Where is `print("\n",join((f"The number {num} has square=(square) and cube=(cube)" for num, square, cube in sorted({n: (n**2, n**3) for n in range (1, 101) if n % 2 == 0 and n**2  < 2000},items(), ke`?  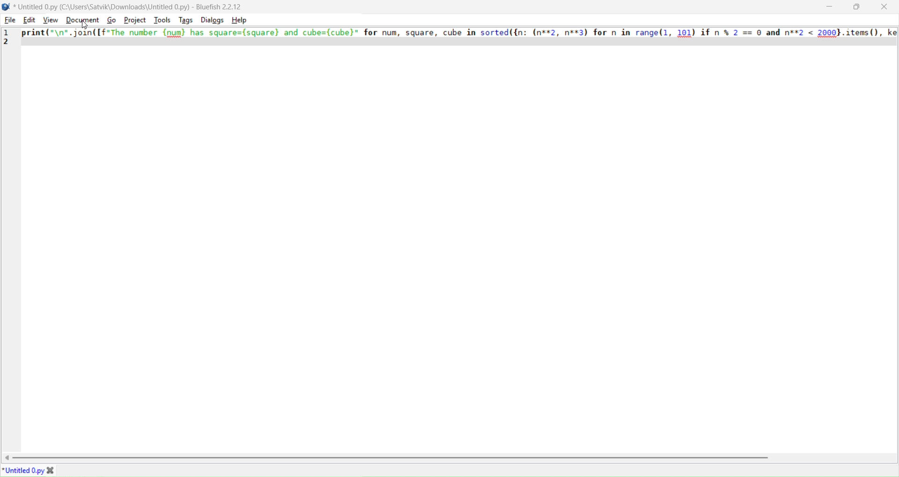
print("\n",join((f"The number {num} has square=(square) and cube=(cube)" for num, square, cube in sorted({n: (n**2, n**3) for n in range (1, 101) if n % 2 == 0 and n**2  < 2000},items(), ke is located at coordinates (459, 32).